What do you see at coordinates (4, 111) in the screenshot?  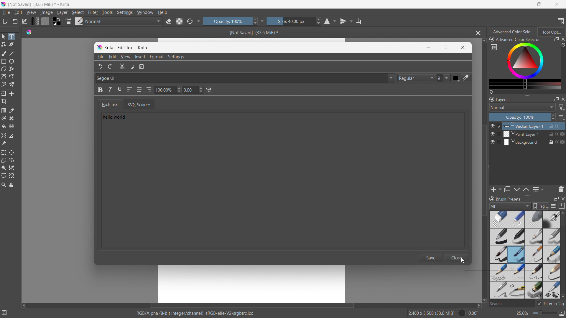 I see `draw a gradient` at bounding box center [4, 111].